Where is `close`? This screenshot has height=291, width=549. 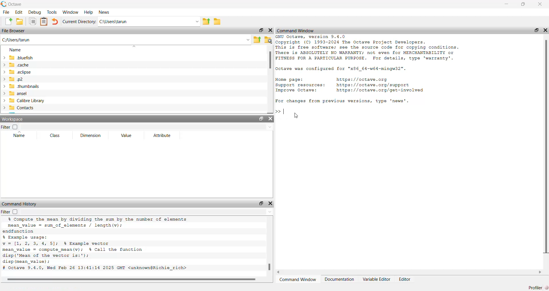
close is located at coordinates (270, 30).